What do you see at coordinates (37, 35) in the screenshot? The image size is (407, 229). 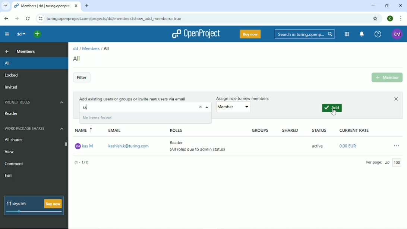 I see `Open quick add me` at bounding box center [37, 35].